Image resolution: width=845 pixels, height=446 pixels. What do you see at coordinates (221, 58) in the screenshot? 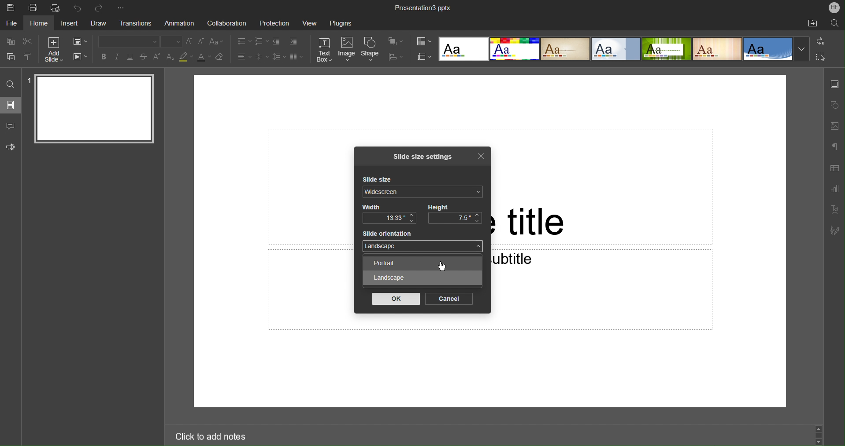
I see `Erase Style` at bounding box center [221, 58].